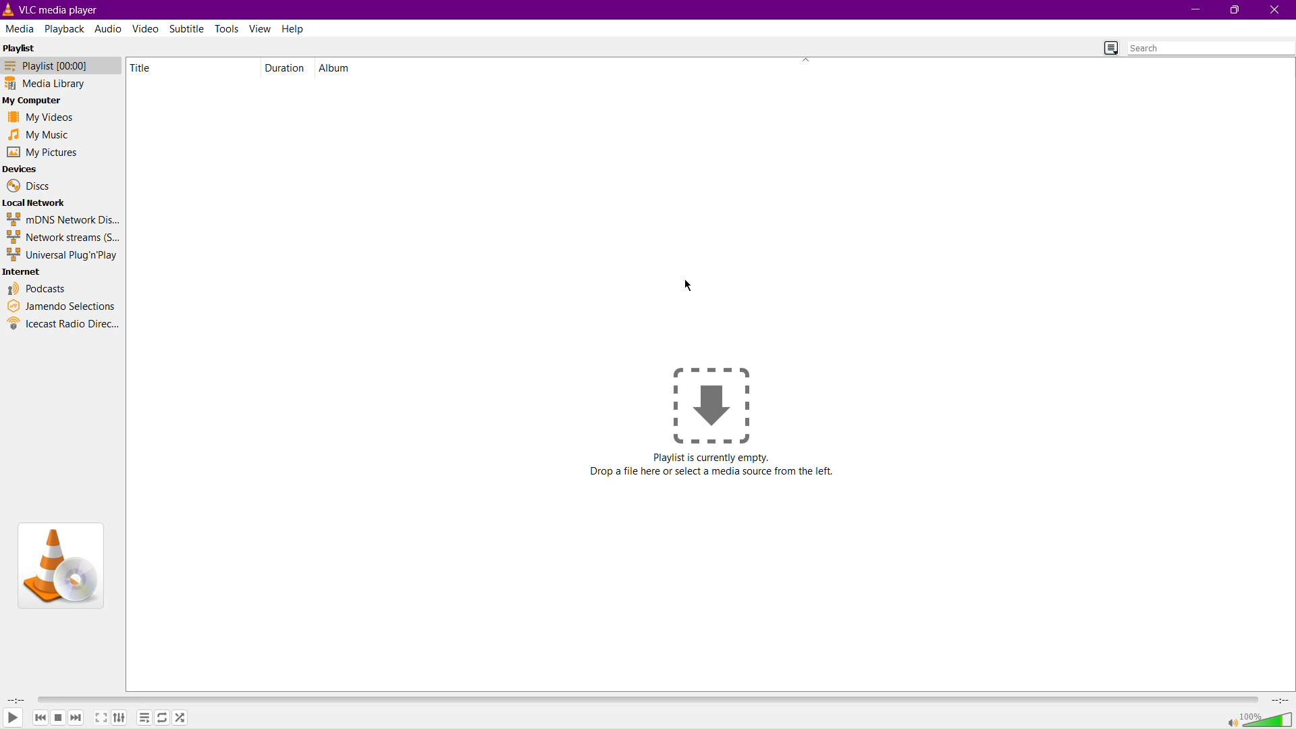  What do you see at coordinates (42, 153) in the screenshot?
I see `My Pictures` at bounding box center [42, 153].